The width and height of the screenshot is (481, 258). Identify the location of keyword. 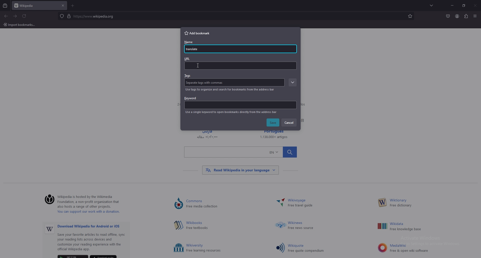
(240, 102).